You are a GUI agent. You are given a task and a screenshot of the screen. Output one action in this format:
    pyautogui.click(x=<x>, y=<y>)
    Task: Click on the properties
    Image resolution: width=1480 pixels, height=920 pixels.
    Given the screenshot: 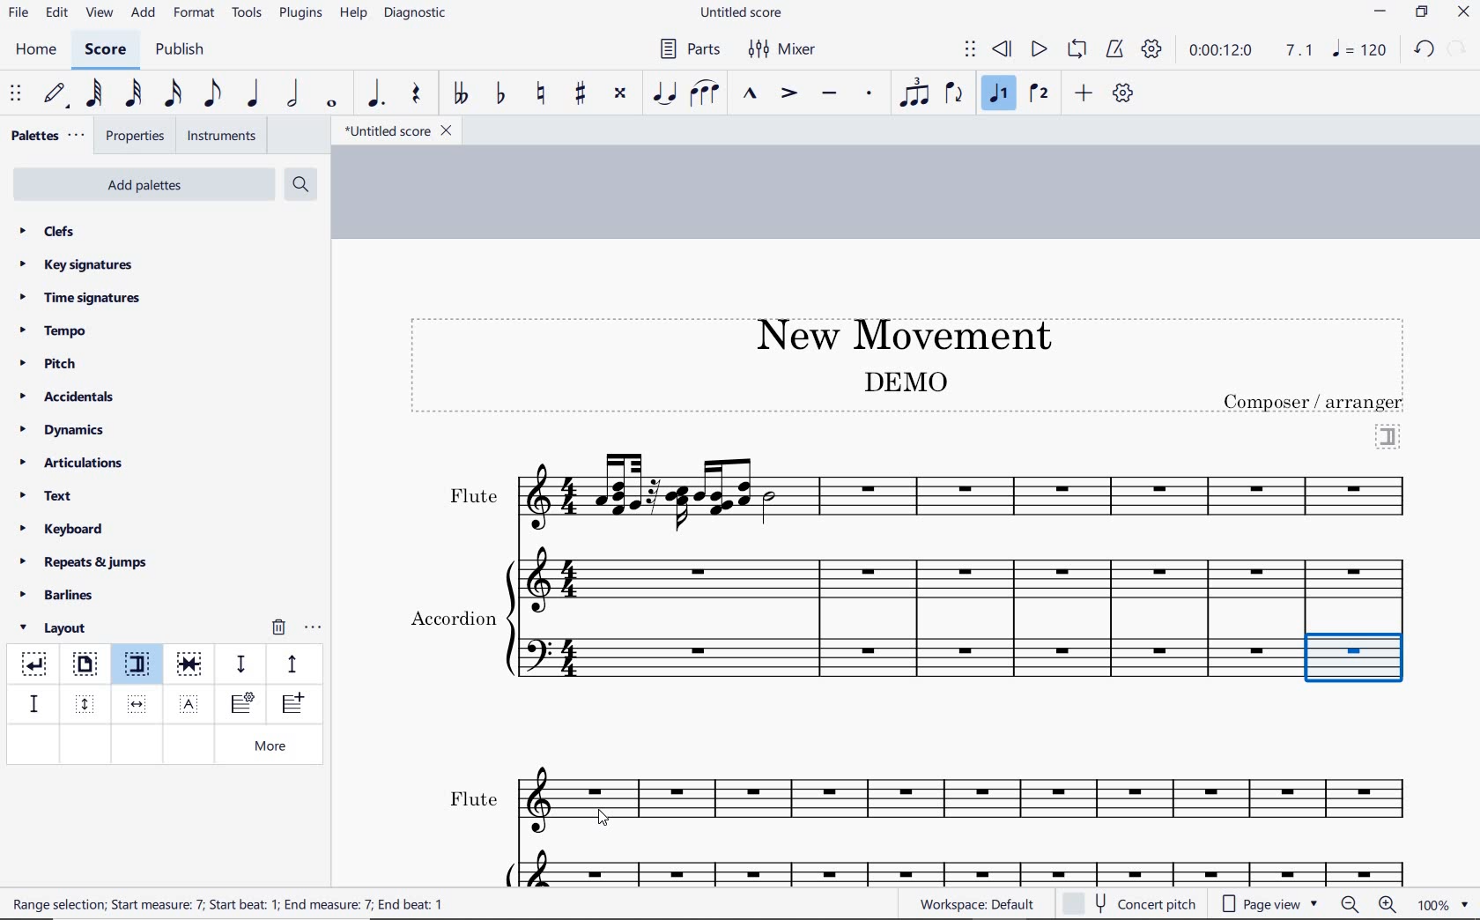 What is the action you would take?
    pyautogui.click(x=137, y=137)
    